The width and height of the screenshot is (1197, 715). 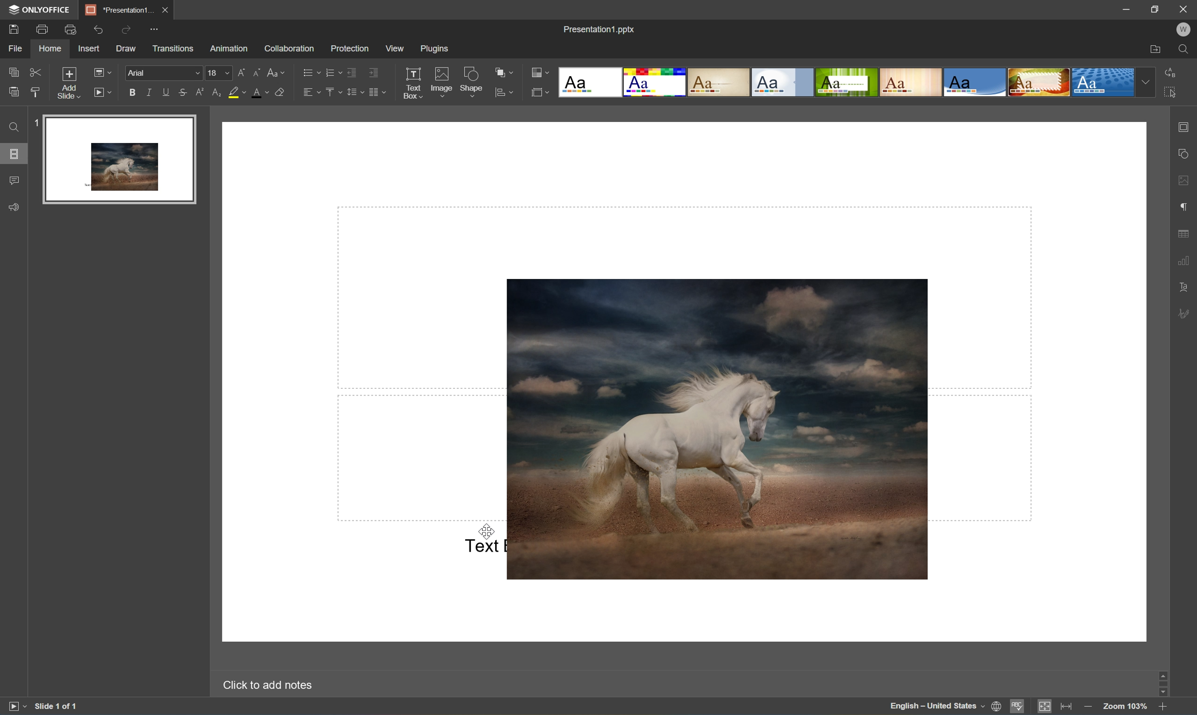 What do you see at coordinates (13, 708) in the screenshot?
I see `Start slideshow` at bounding box center [13, 708].